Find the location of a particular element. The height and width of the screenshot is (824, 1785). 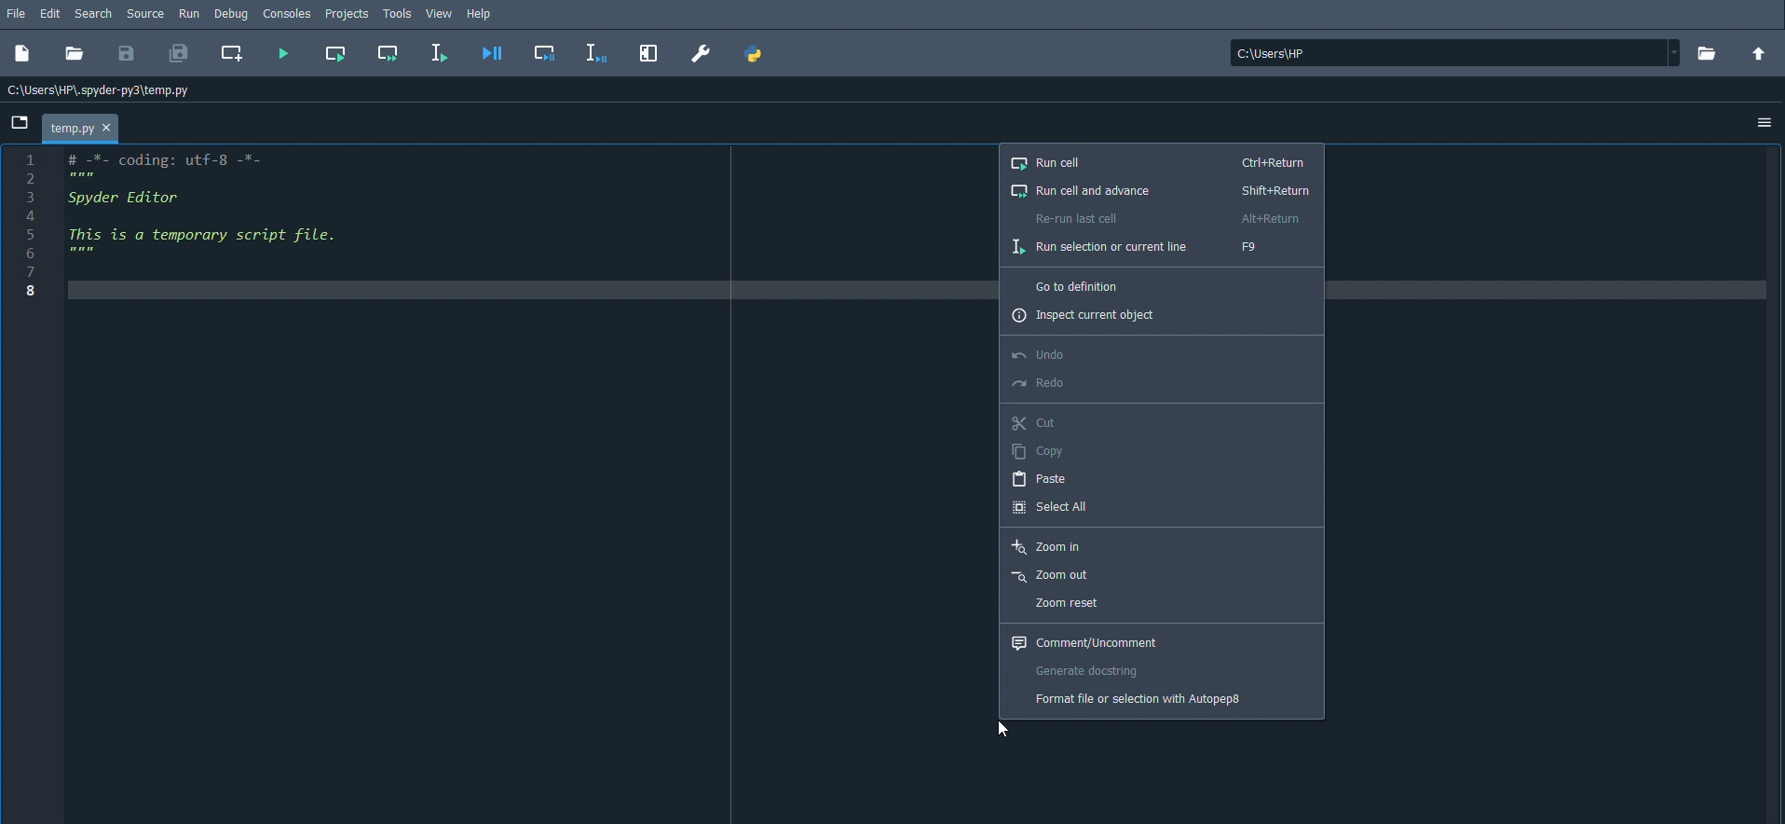

Re-run last cell is located at coordinates (1159, 217).